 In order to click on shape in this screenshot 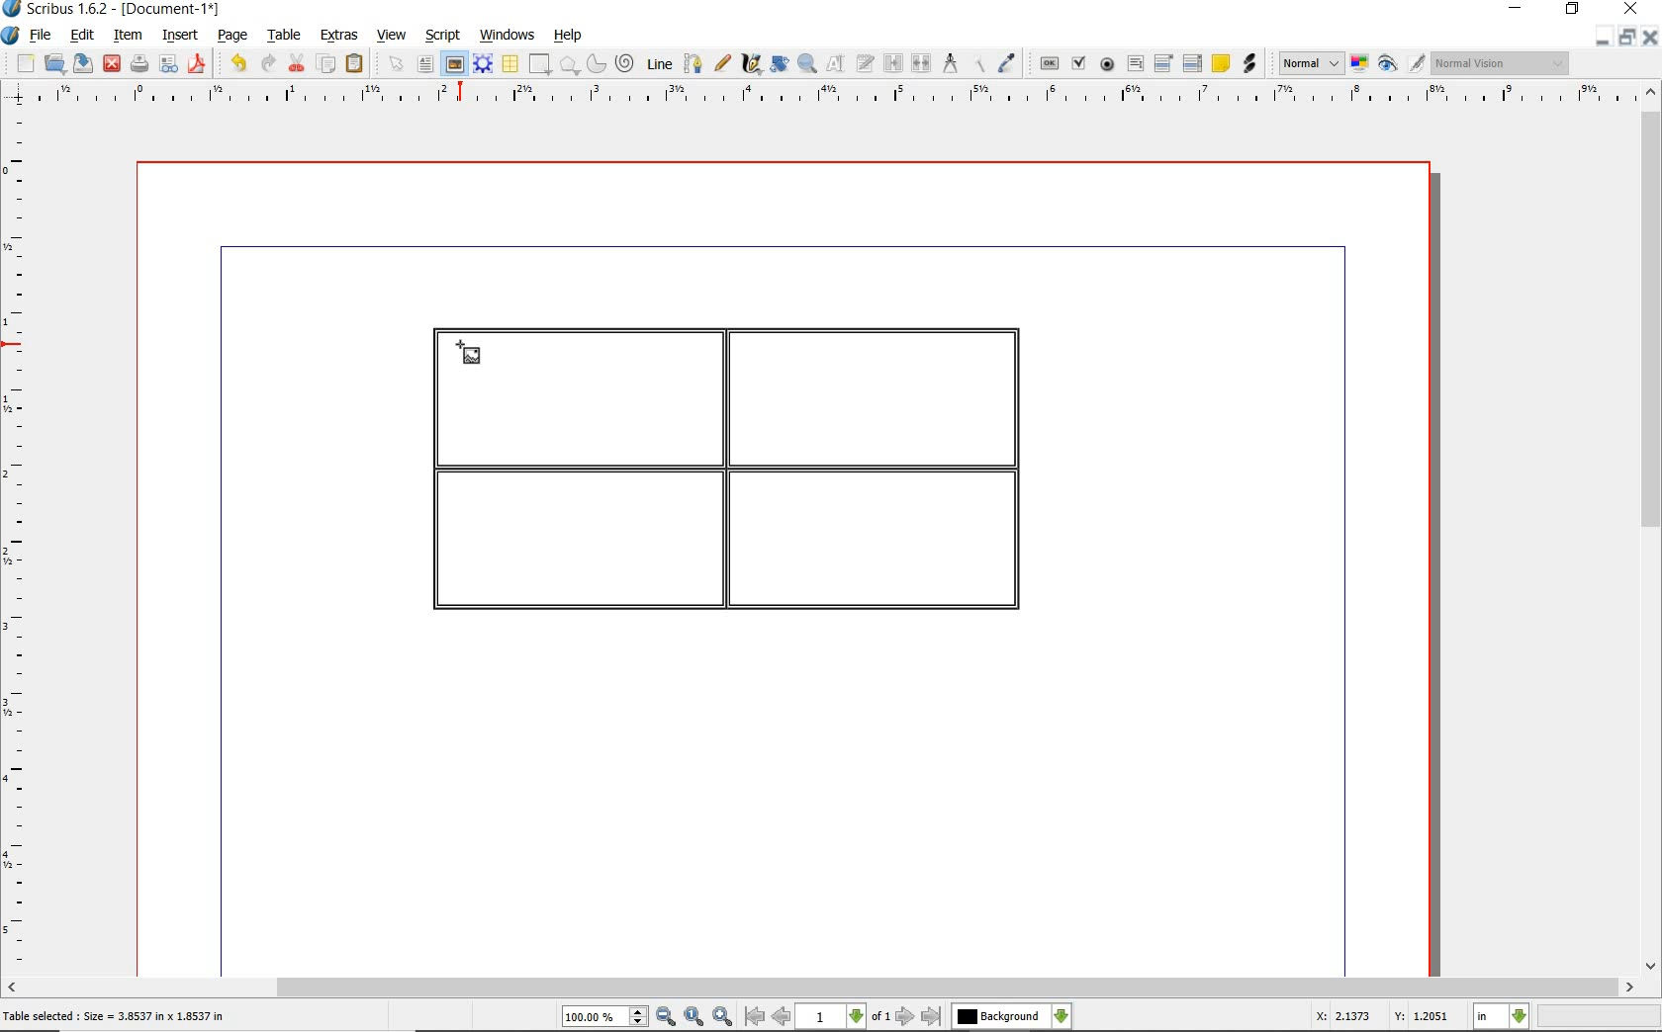, I will do `click(538, 65)`.